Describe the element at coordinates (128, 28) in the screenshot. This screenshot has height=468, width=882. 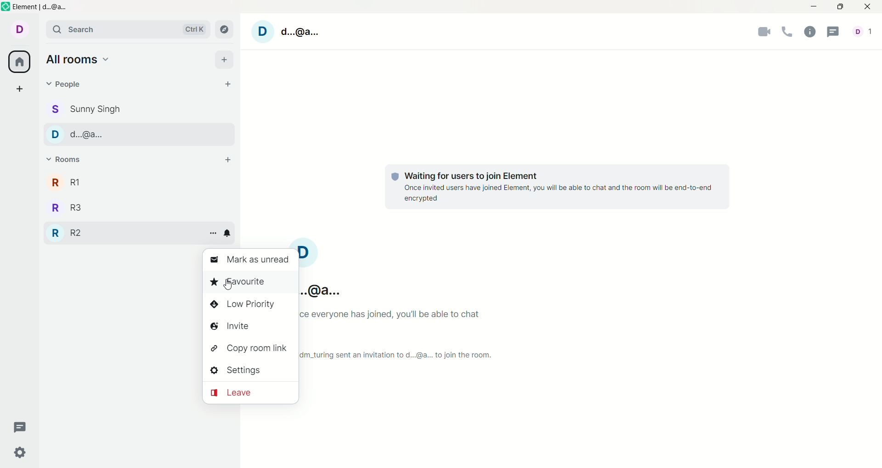
I see `search` at that location.